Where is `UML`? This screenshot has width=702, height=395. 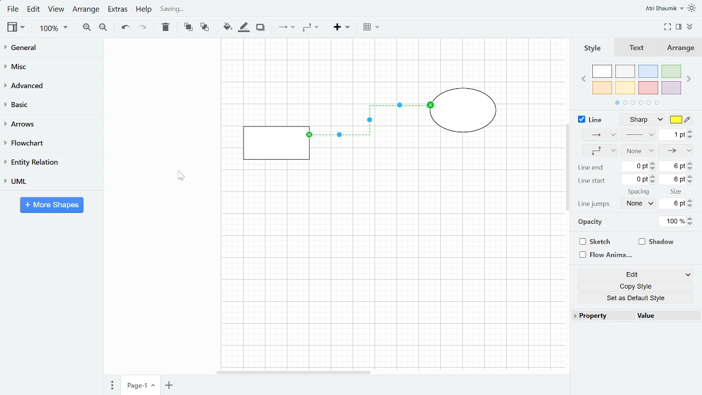 UML is located at coordinates (49, 181).